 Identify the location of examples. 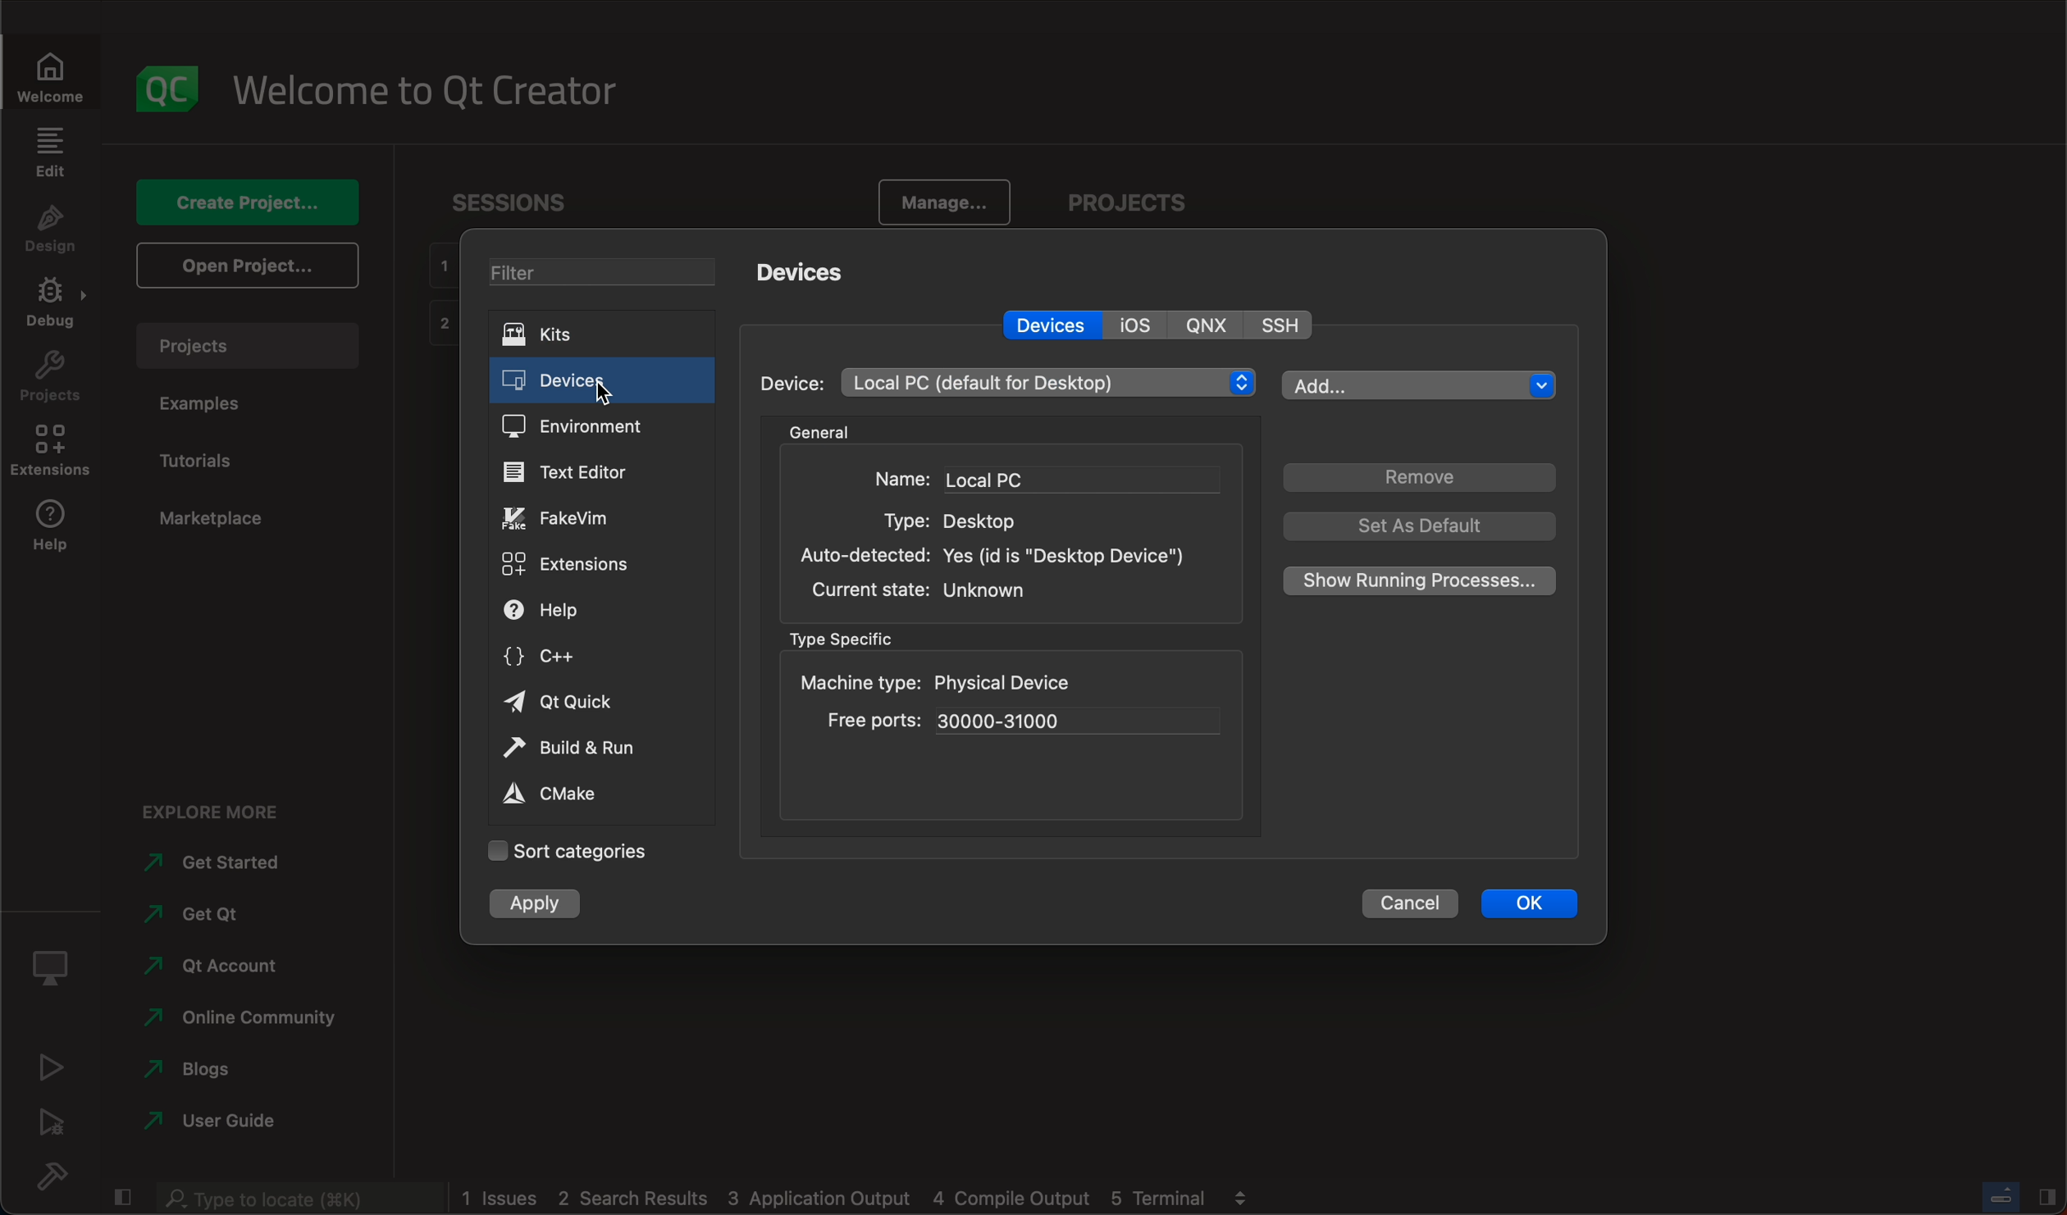
(204, 405).